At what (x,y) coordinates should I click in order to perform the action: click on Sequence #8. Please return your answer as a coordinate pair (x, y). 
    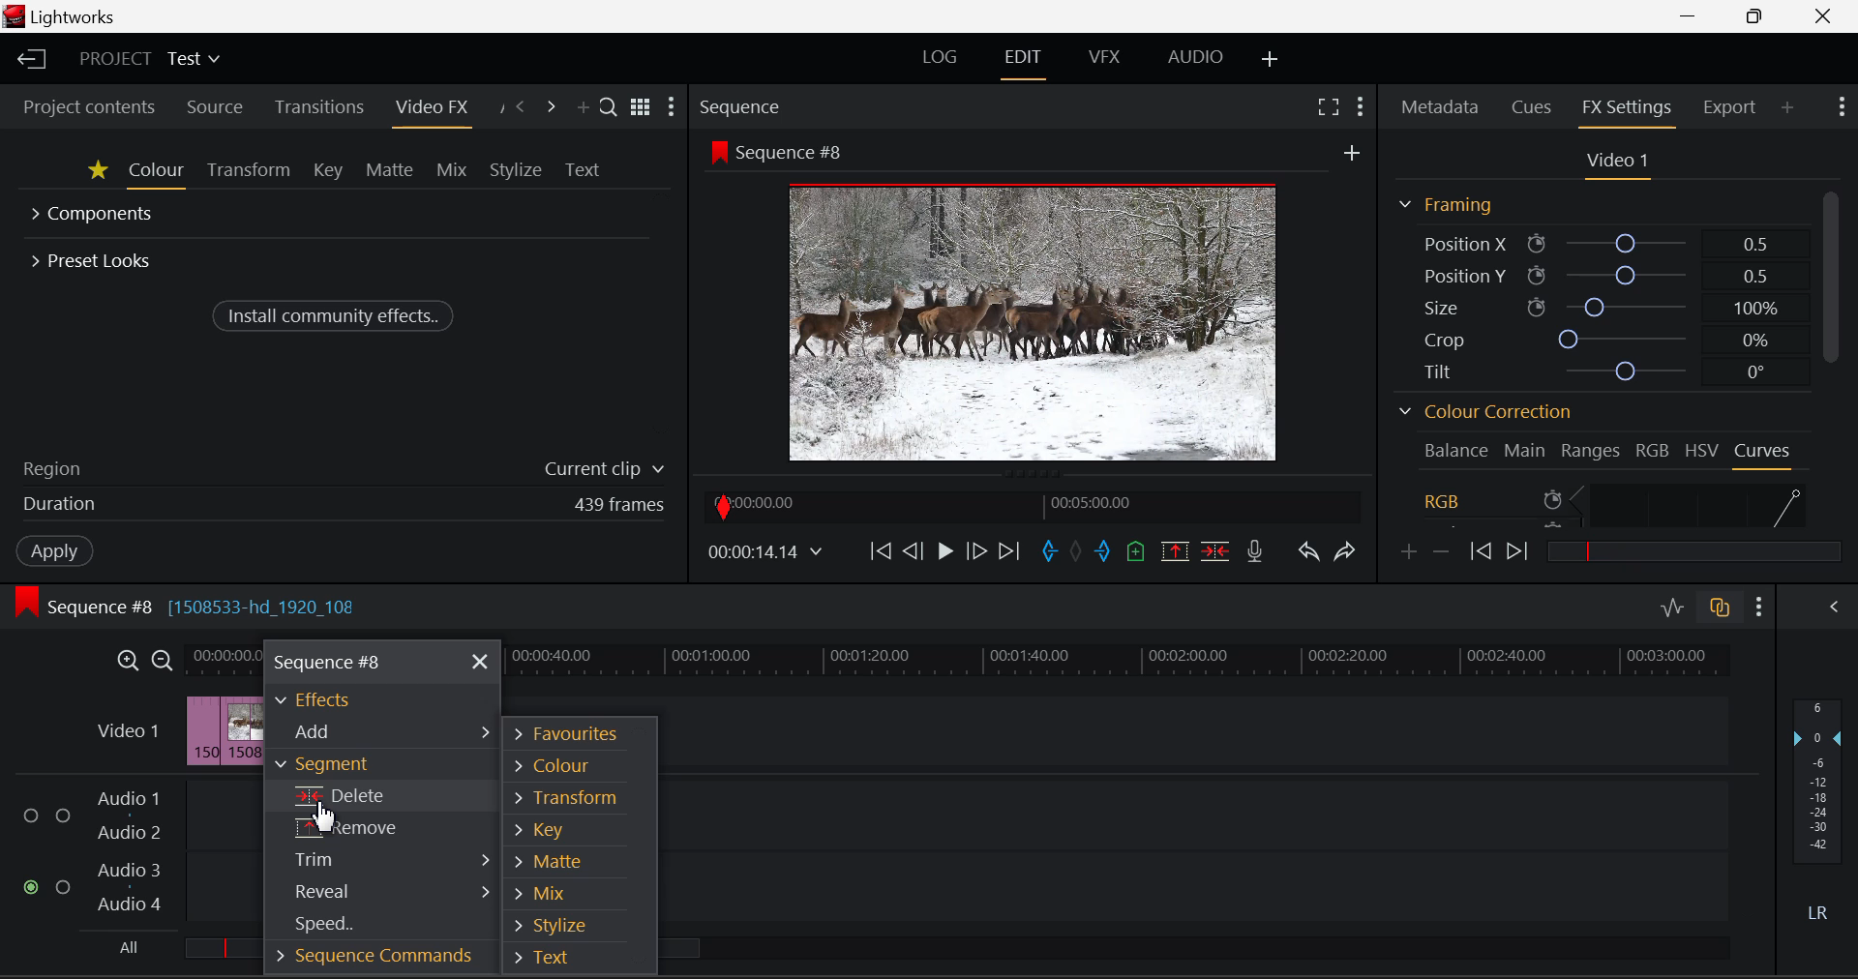
    Looking at the image, I should click on (781, 151).